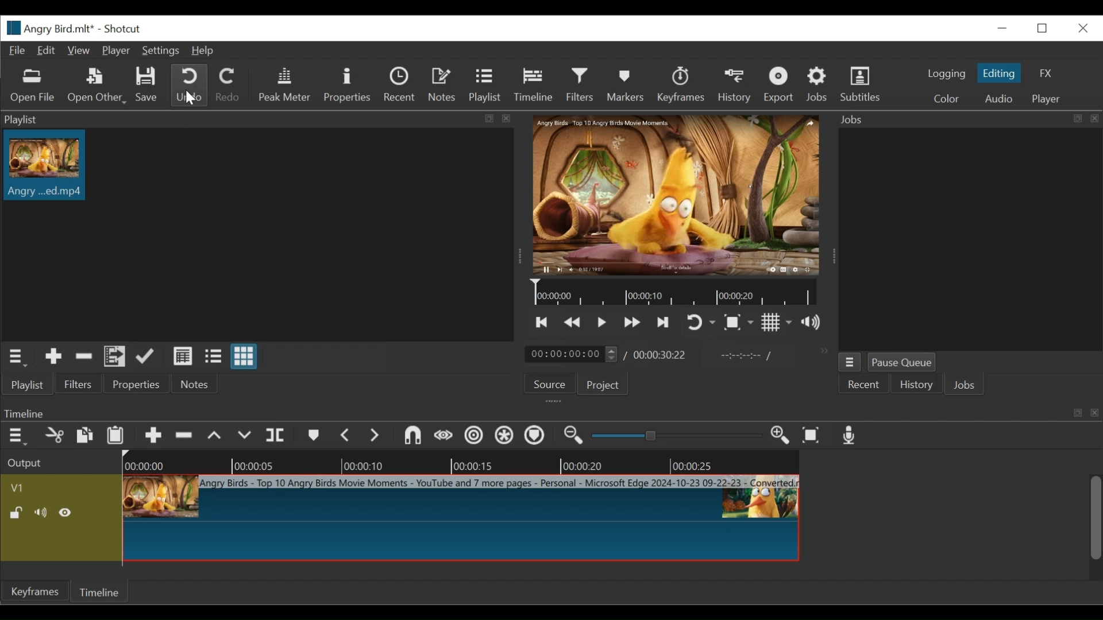 This screenshot has width=1103, height=620. I want to click on overwrite, so click(244, 437).